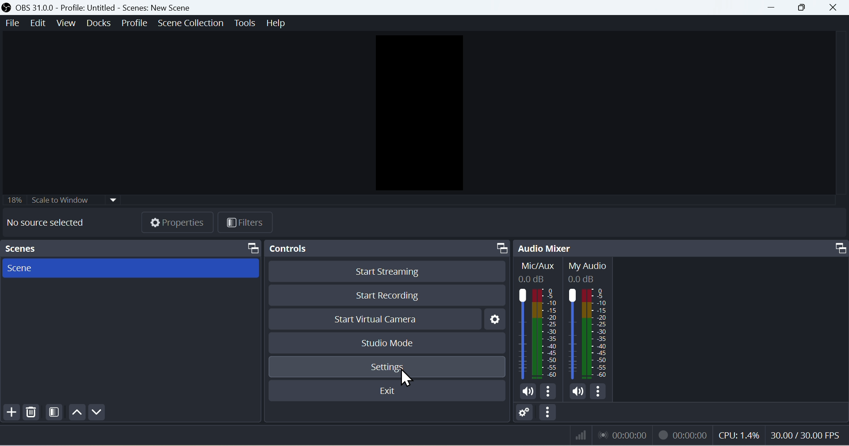  Describe the element at coordinates (598, 391) in the screenshot. I see `more` at that location.